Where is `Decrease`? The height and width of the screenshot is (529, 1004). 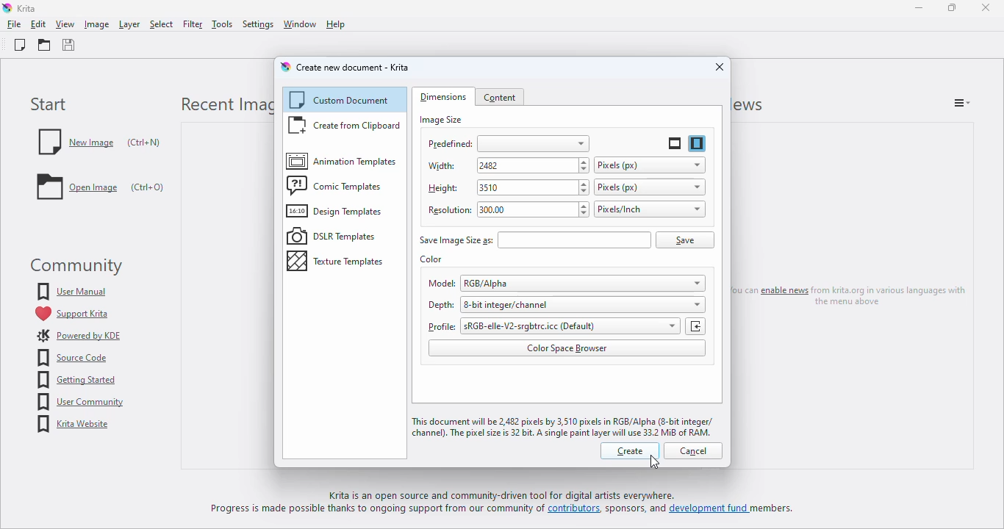 Decrease is located at coordinates (581, 192).